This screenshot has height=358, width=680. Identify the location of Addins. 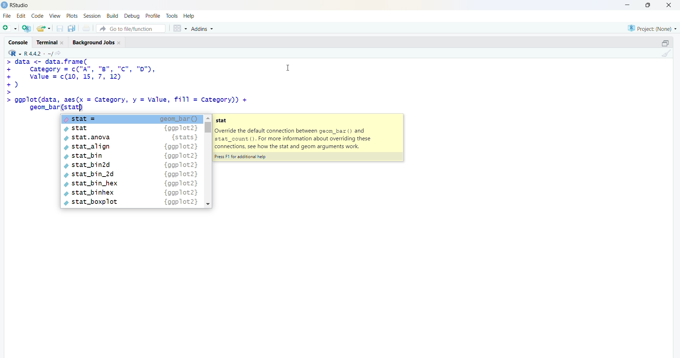
(204, 29).